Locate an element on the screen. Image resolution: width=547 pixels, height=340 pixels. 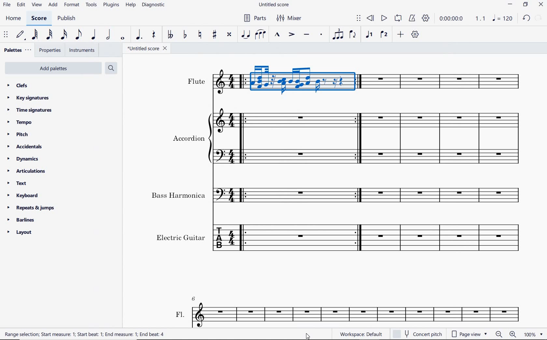
rest is located at coordinates (155, 35).